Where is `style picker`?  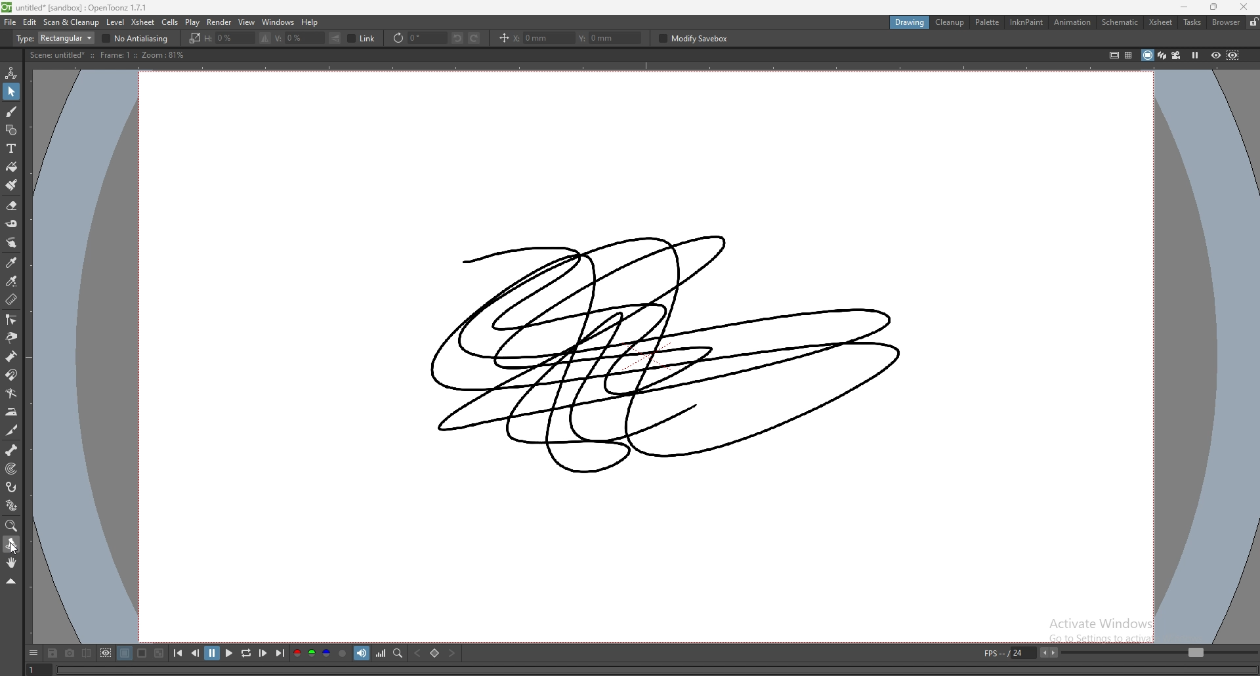 style picker is located at coordinates (12, 263).